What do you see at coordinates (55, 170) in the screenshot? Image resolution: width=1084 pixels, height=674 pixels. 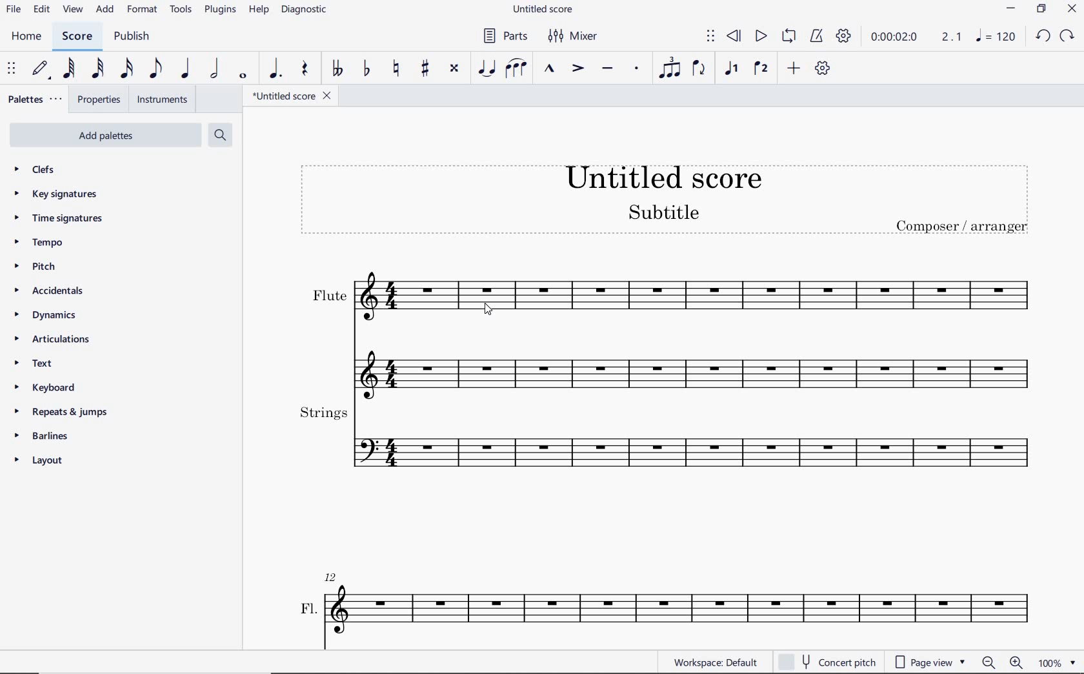 I see `clefs` at bounding box center [55, 170].